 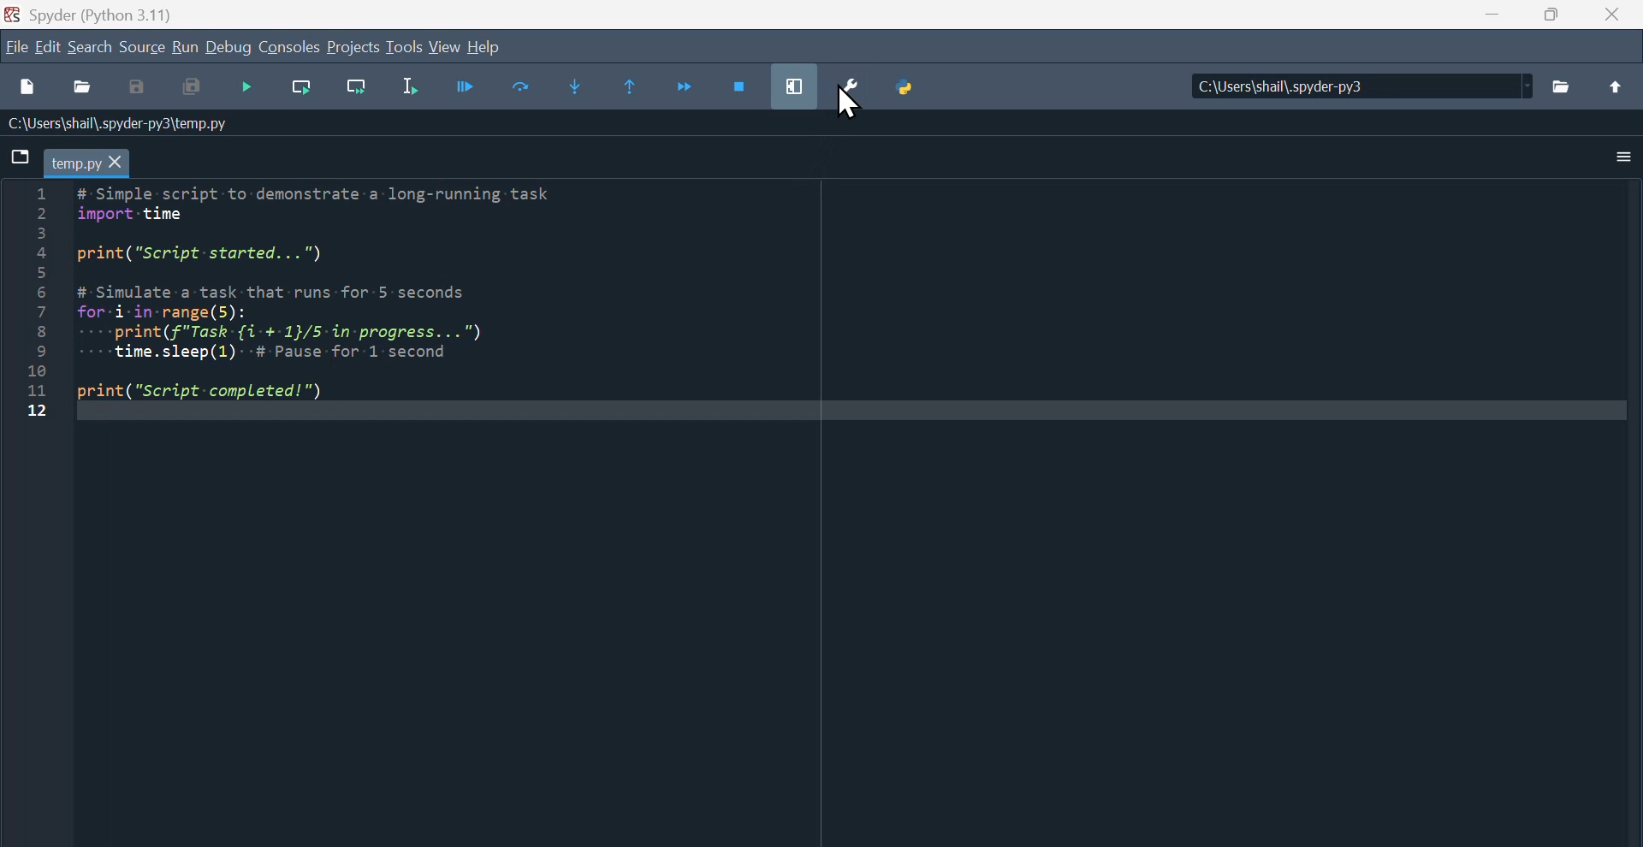 What do you see at coordinates (1609, 157) in the screenshot?
I see `More options` at bounding box center [1609, 157].